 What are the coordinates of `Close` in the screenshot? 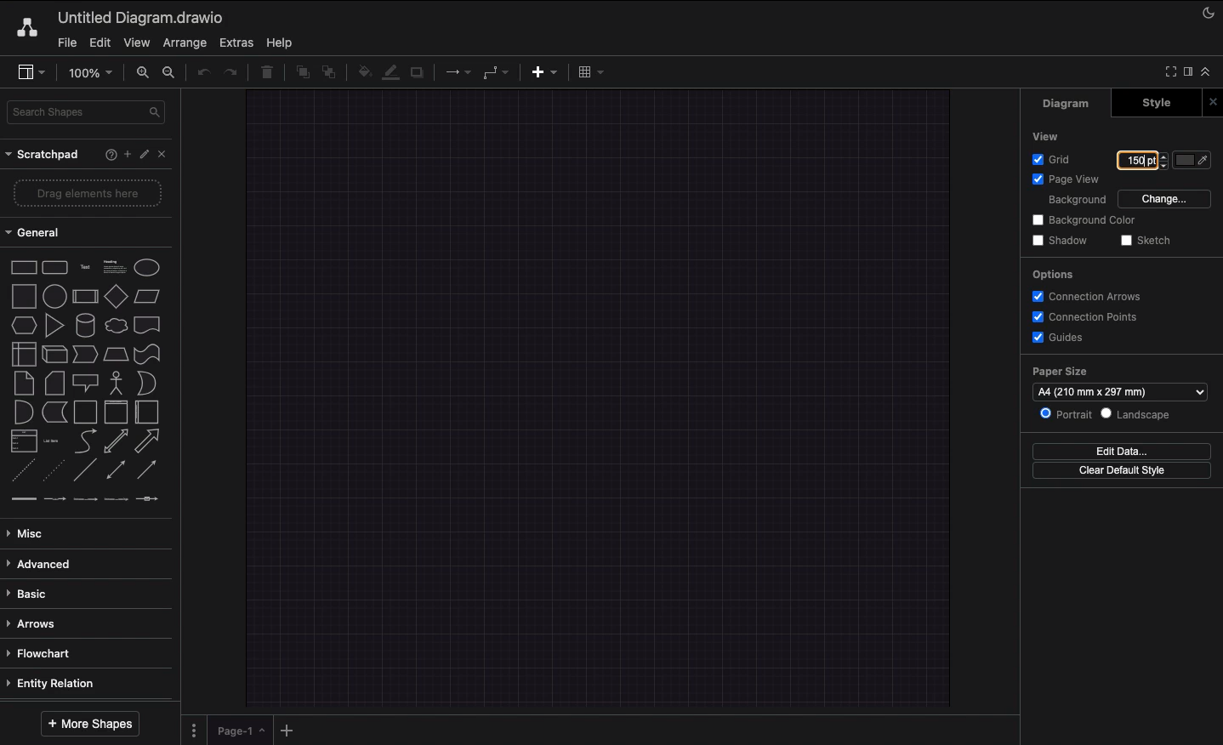 It's located at (1211, 100).